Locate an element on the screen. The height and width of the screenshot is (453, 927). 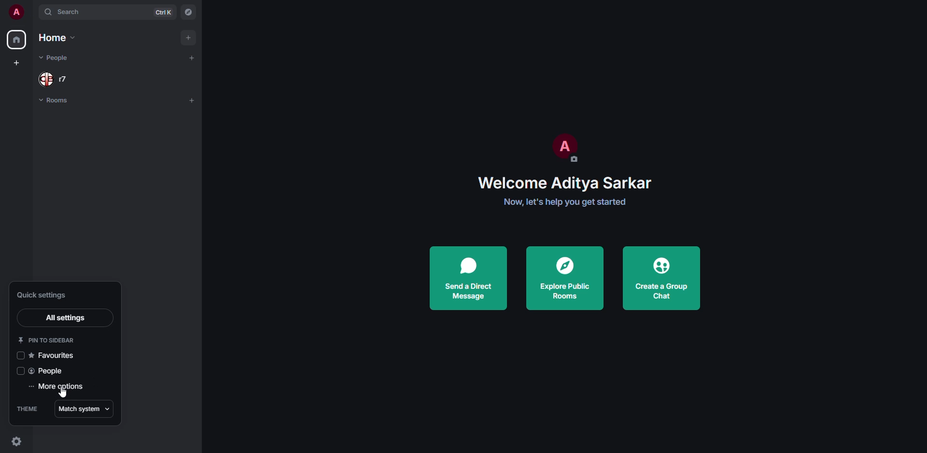
search is located at coordinates (70, 13).